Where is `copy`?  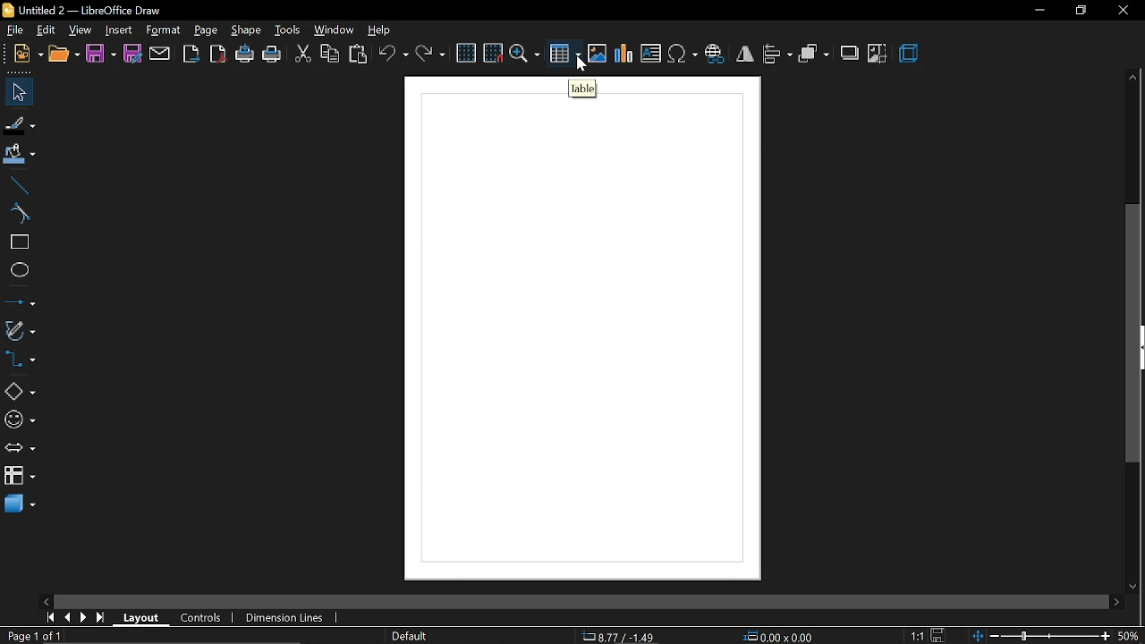 copy is located at coordinates (331, 54).